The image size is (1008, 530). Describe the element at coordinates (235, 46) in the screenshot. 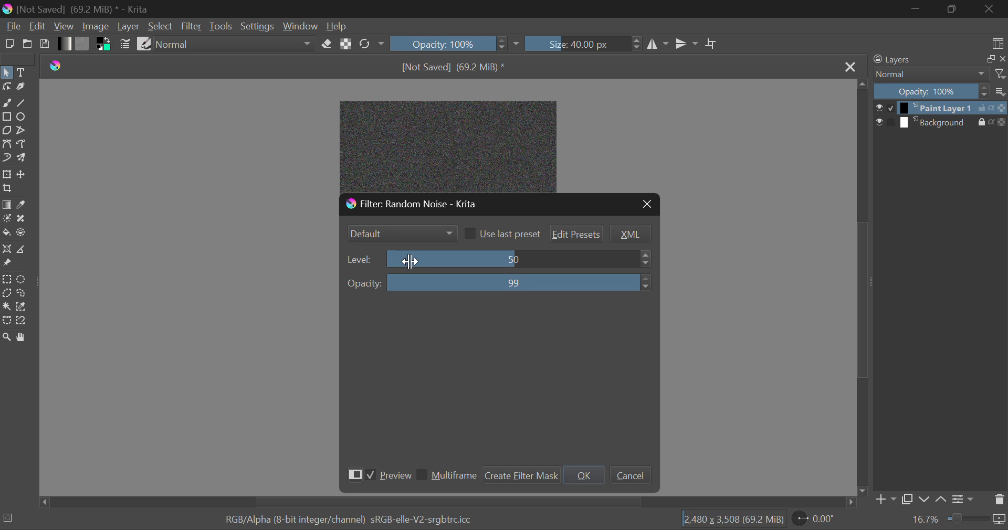

I see `Blending Mode` at that location.